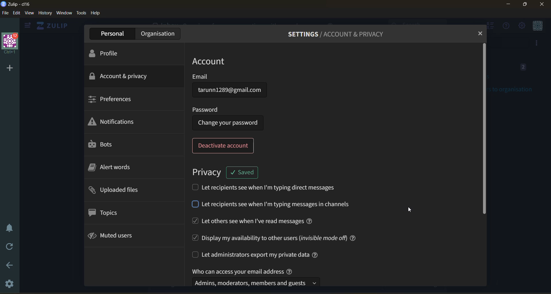  Describe the element at coordinates (230, 118) in the screenshot. I see `password: (change your password)` at that location.